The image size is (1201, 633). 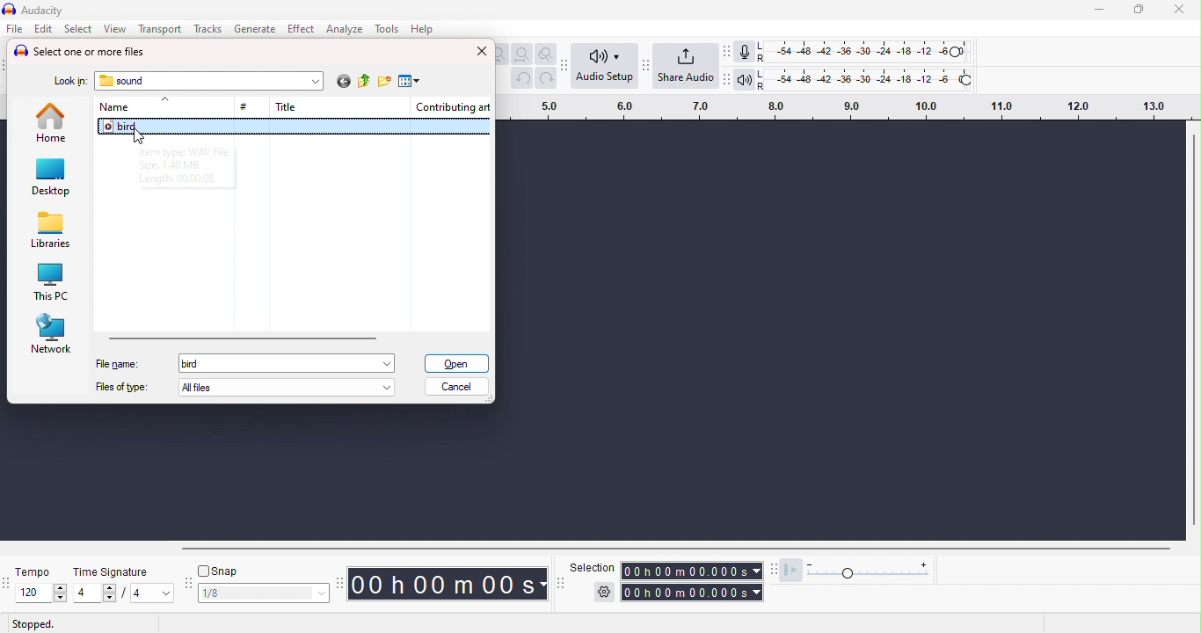 I want to click on vertical scroll bar, so click(x=1193, y=329).